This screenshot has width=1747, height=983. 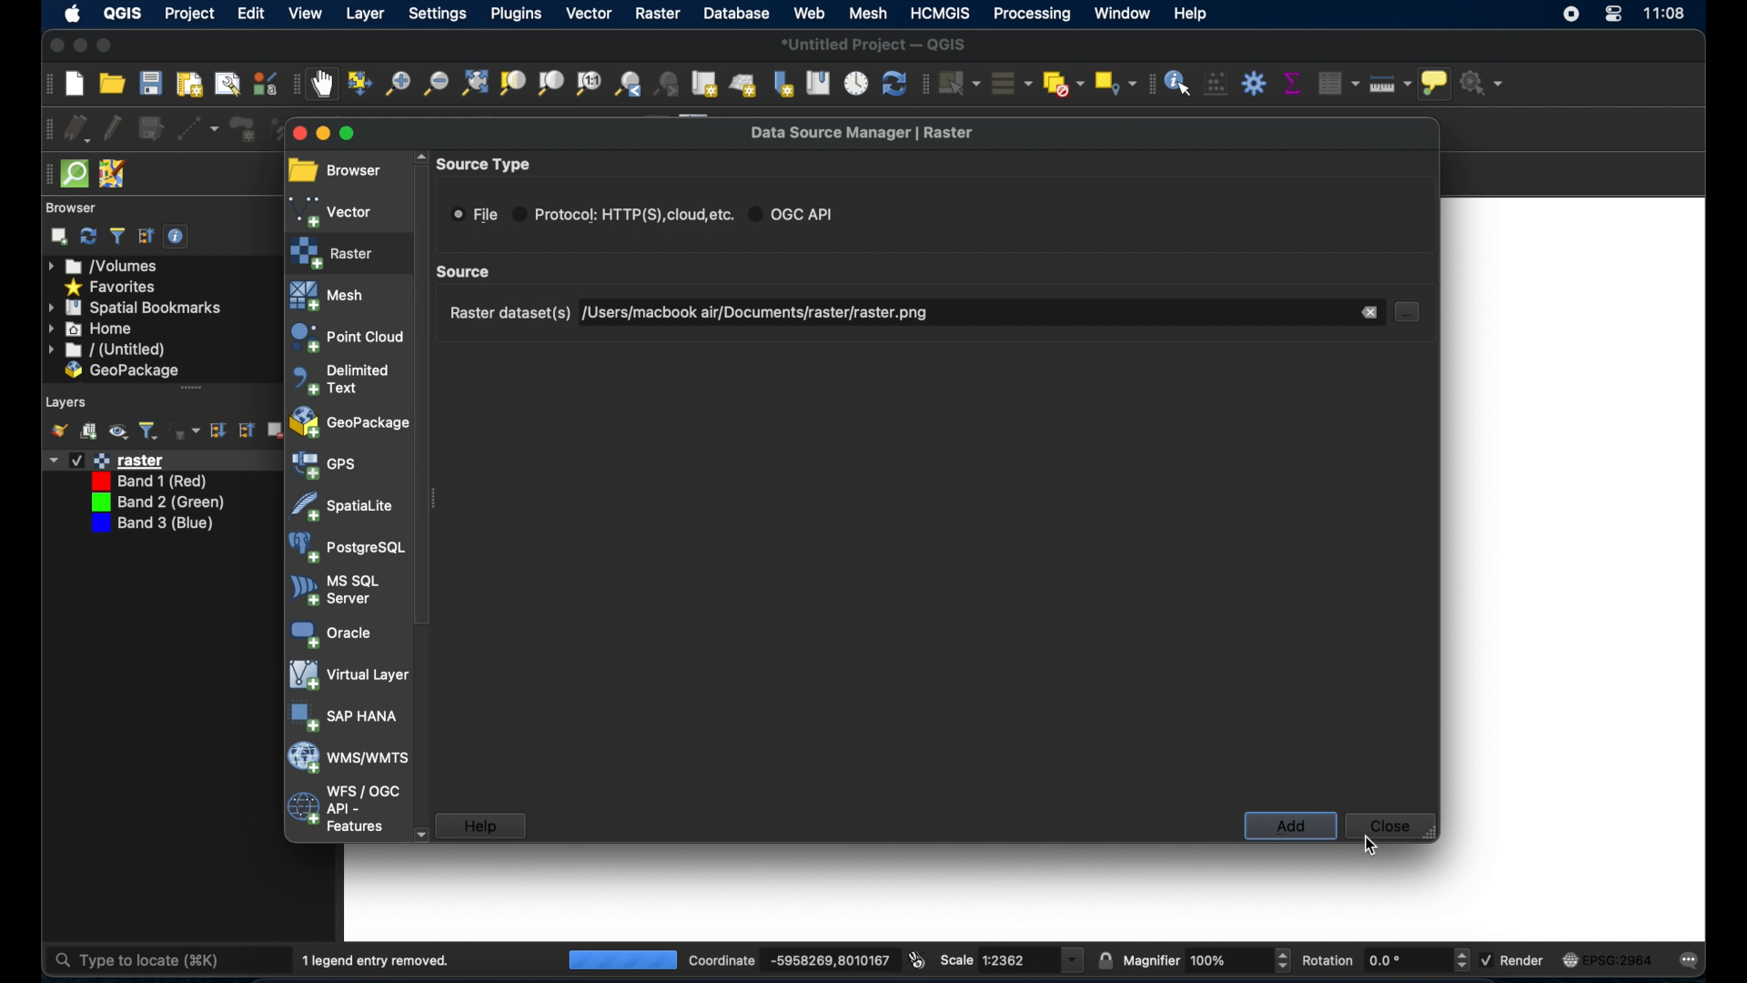 I want to click on dropdown, so click(x=1074, y=960).